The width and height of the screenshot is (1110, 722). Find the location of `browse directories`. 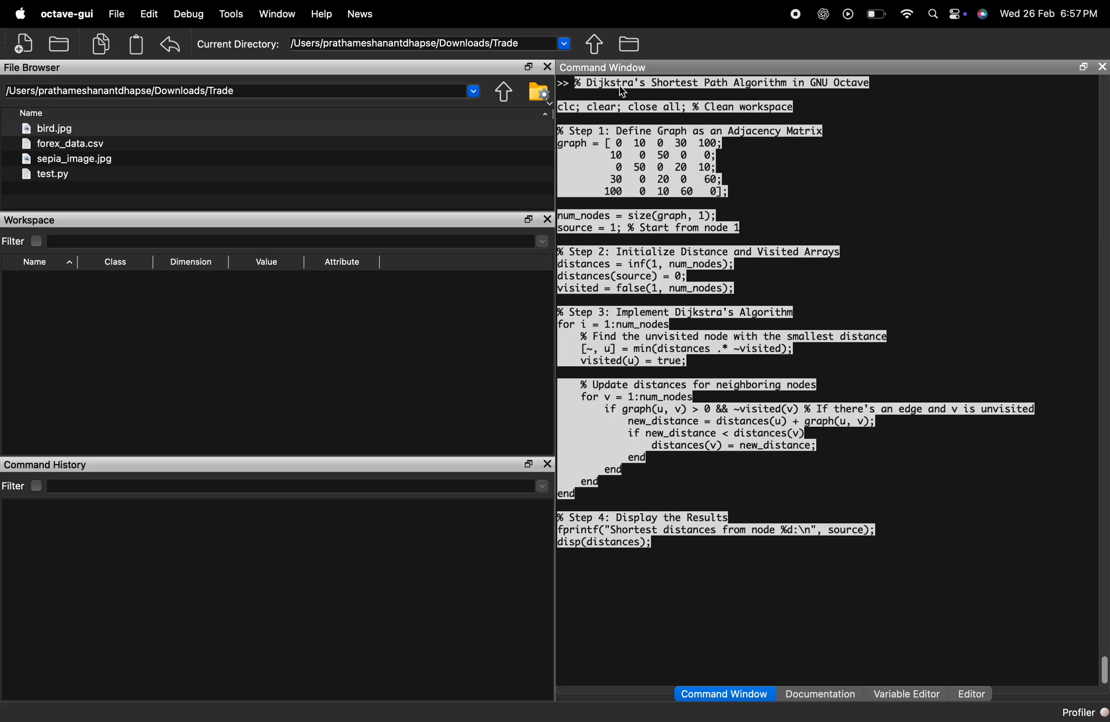

browse directories is located at coordinates (629, 43).